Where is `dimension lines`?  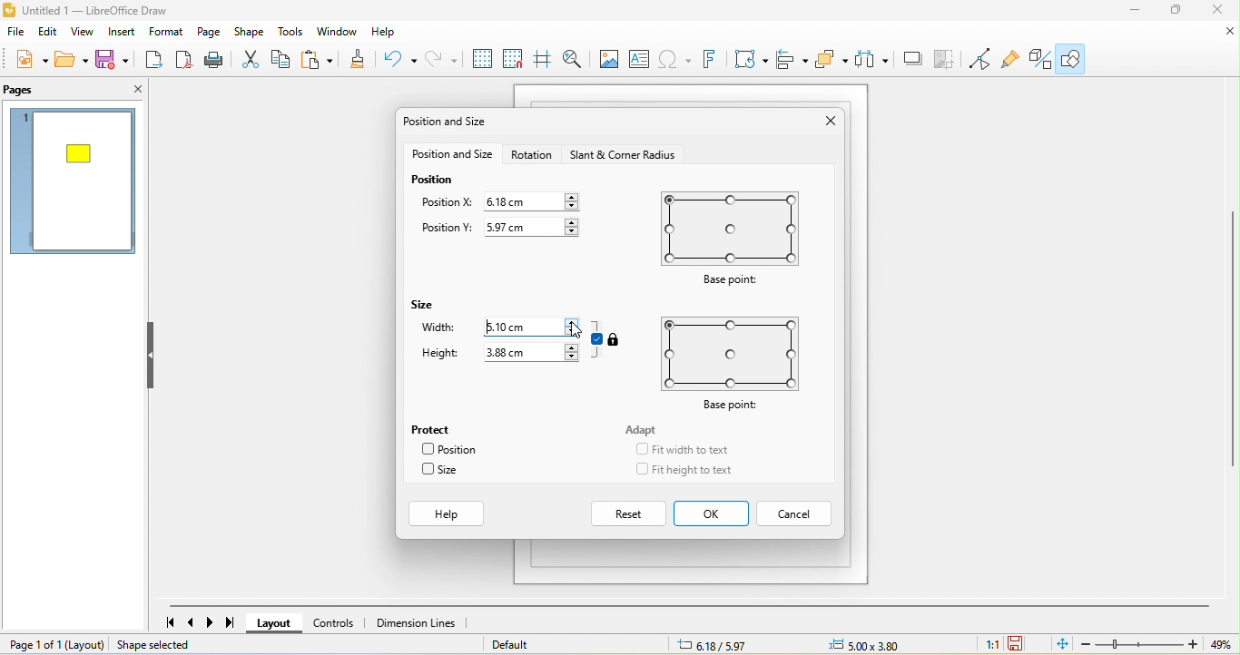
dimension lines is located at coordinates (418, 622).